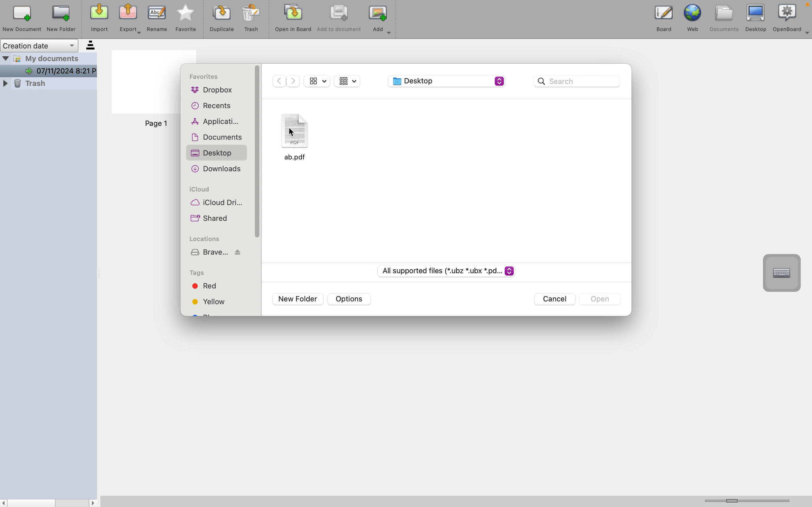  Describe the element at coordinates (212, 121) in the screenshot. I see `applications` at that location.